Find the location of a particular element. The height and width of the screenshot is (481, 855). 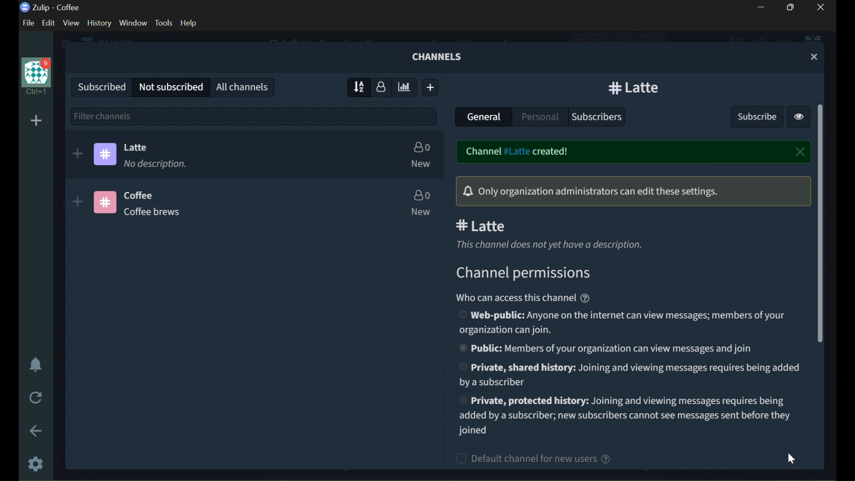

CLOSE is located at coordinates (815, 57).